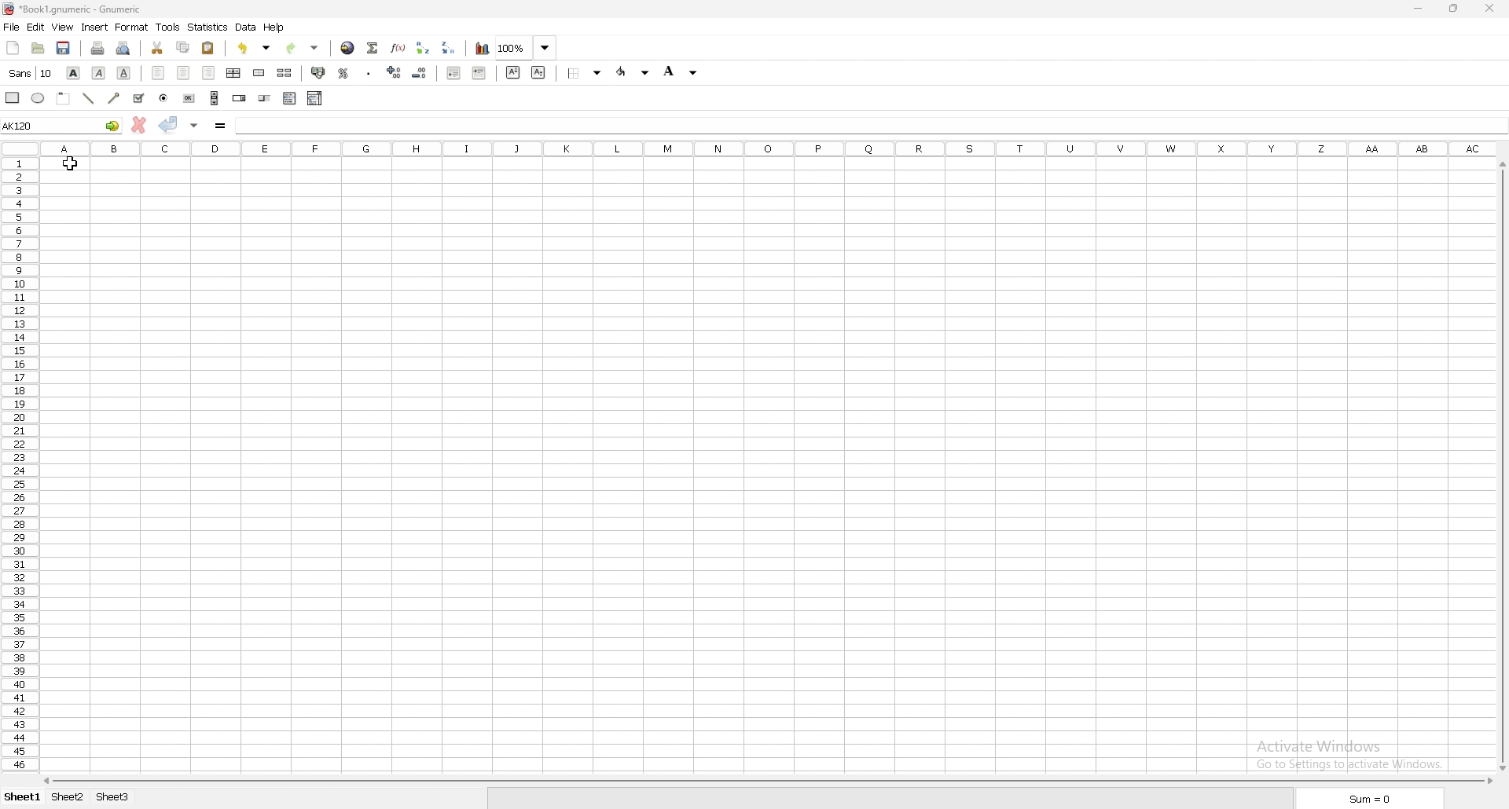  What do you see at coordinates (184, 74) in the screenshot?
I see `centre` at bounding box center [184, 74].